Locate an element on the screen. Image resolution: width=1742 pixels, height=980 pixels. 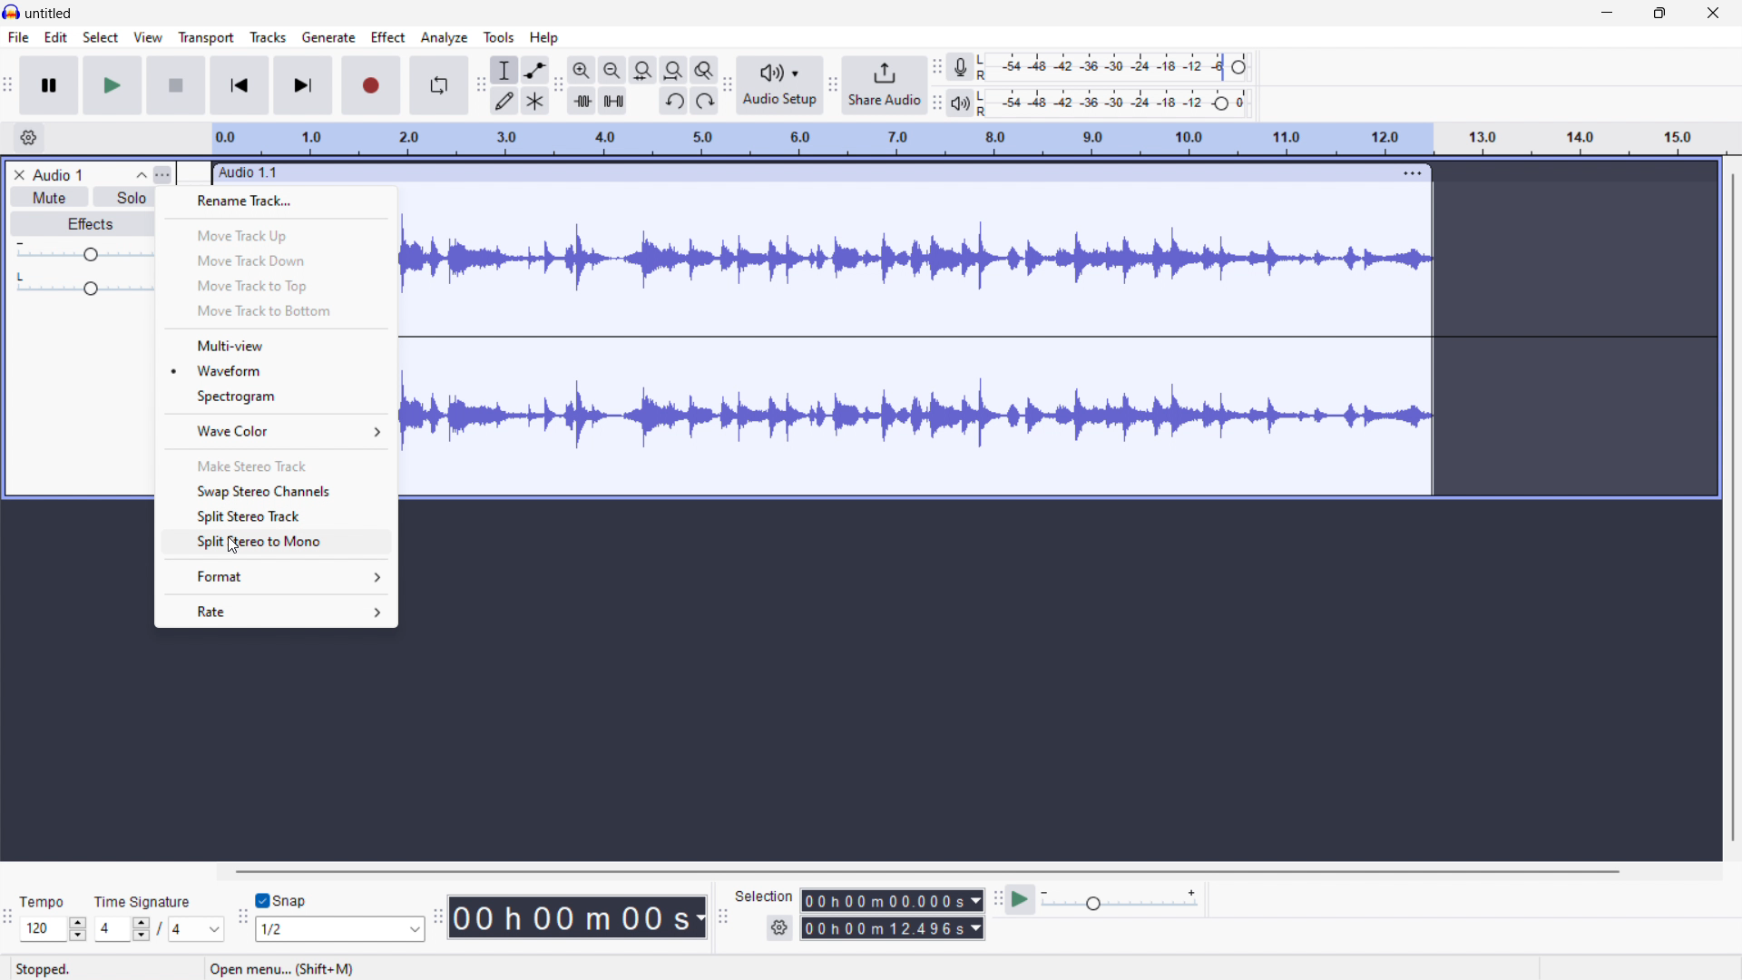
record is located at coordinates (371, 86).